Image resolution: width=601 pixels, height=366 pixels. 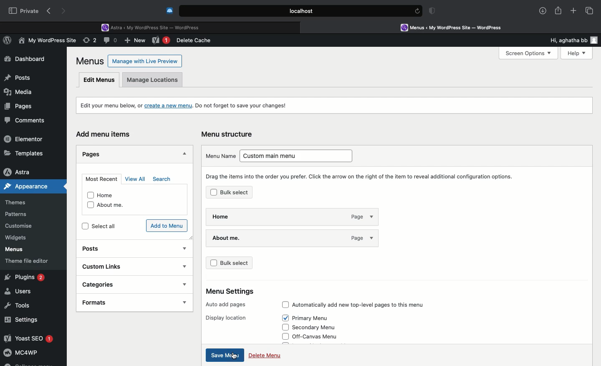 What do you see at coordinates (17, 76) in the screenshot?
I see `Posts` at bounding box center [17, 76].